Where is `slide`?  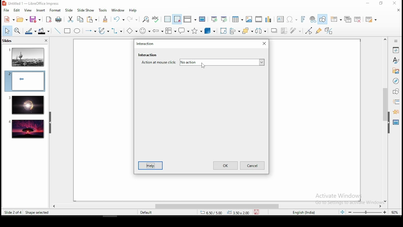 slide is located at coordinates (26, 105).